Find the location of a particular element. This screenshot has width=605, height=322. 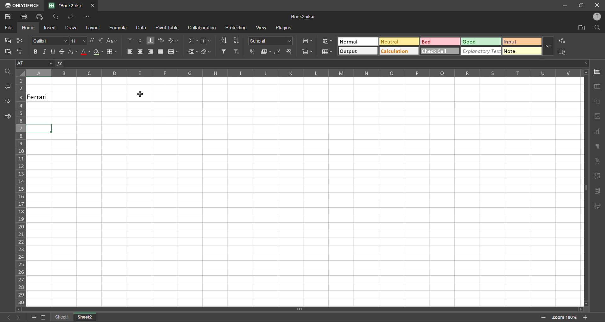

find is located at coordinates (8, 72).